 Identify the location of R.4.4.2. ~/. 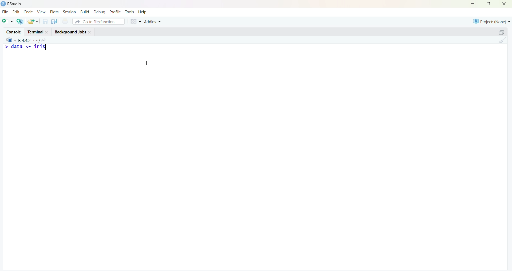
(29, 40).